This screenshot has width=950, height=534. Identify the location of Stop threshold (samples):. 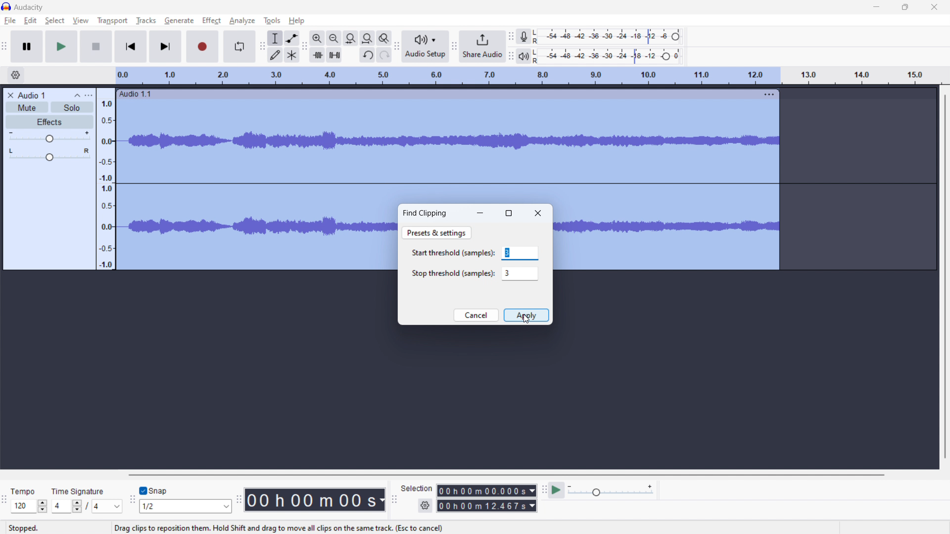
(451, 274).